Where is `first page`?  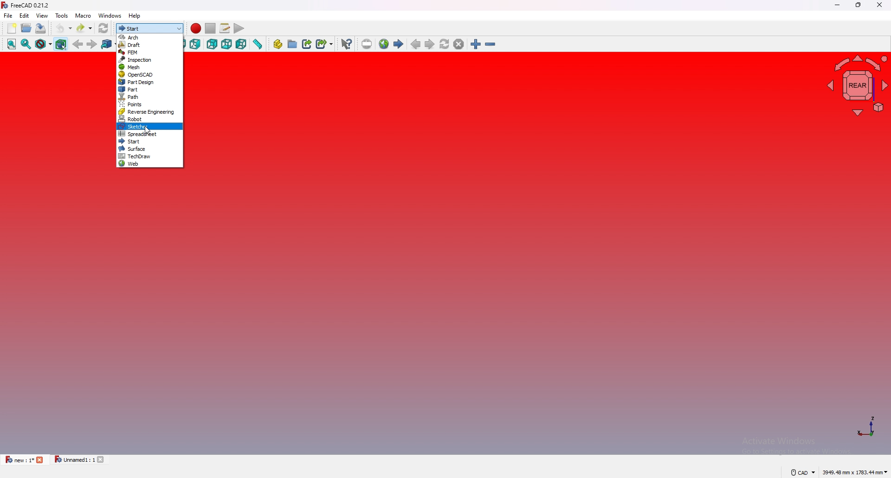
first page is located at coordinates (399, 44).